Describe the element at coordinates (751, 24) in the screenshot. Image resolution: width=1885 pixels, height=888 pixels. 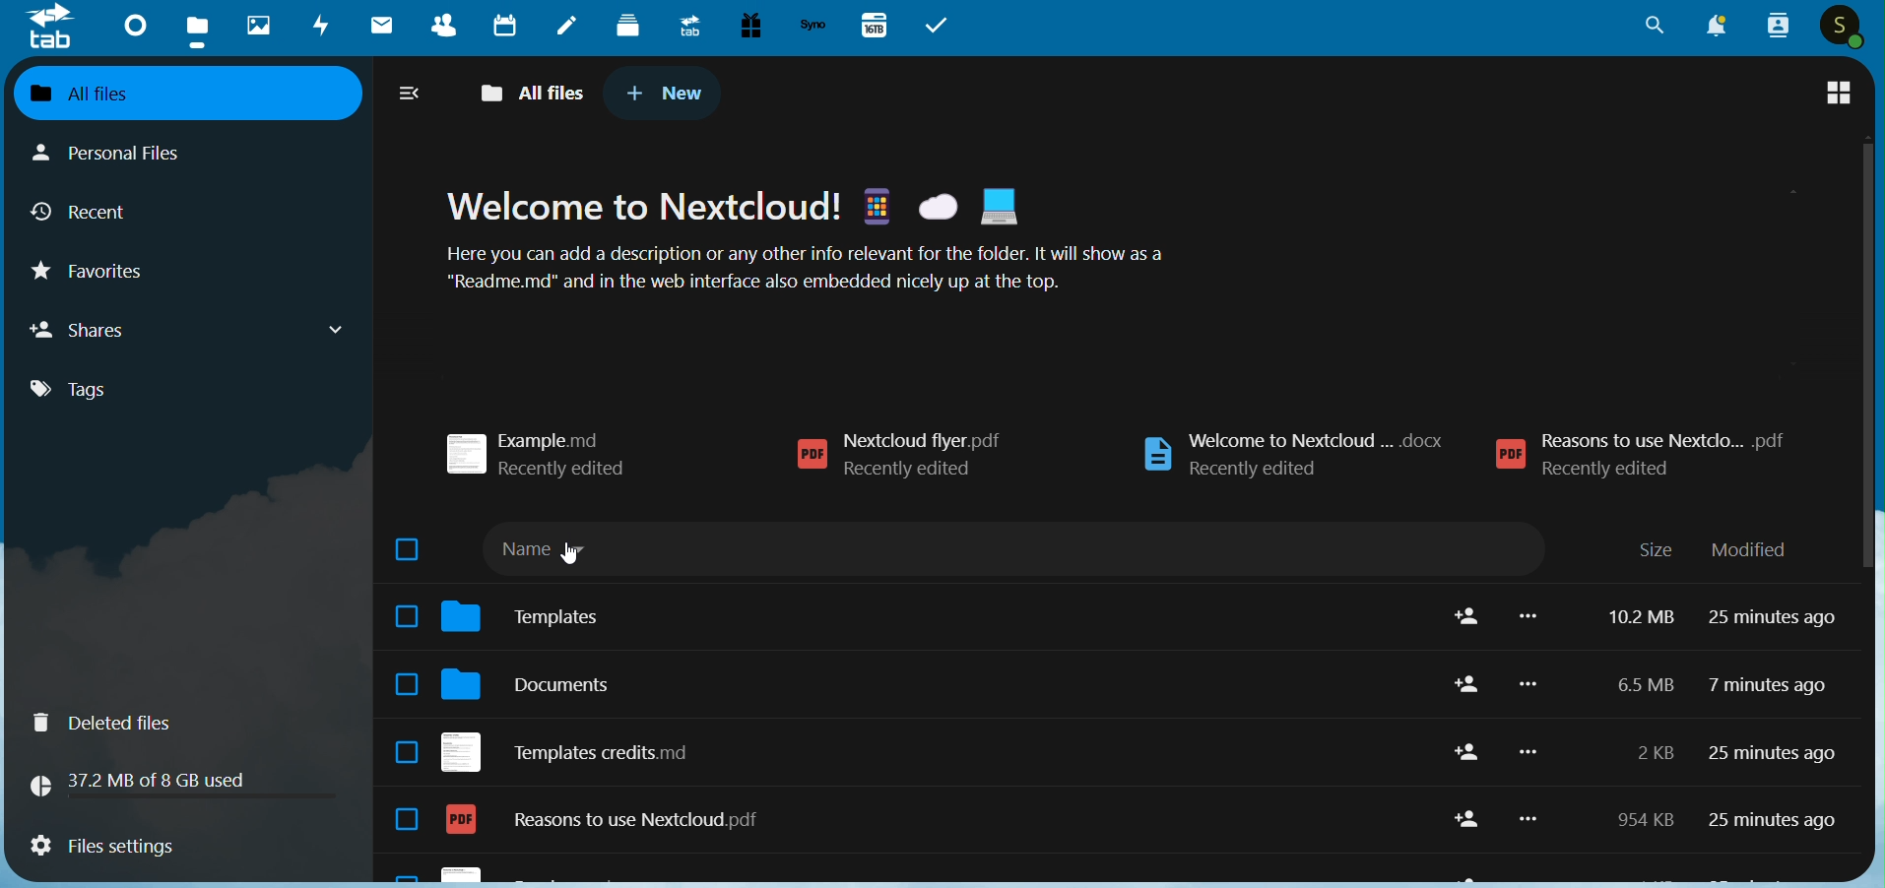
I see `Free Trial` at that location.